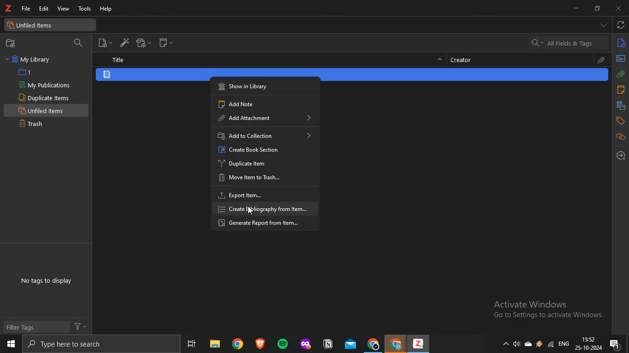 The width and height of the screenshot is (629, 353). Describe the element at coordinates (44, 9) in the screenshot. I see `edit` at that location.